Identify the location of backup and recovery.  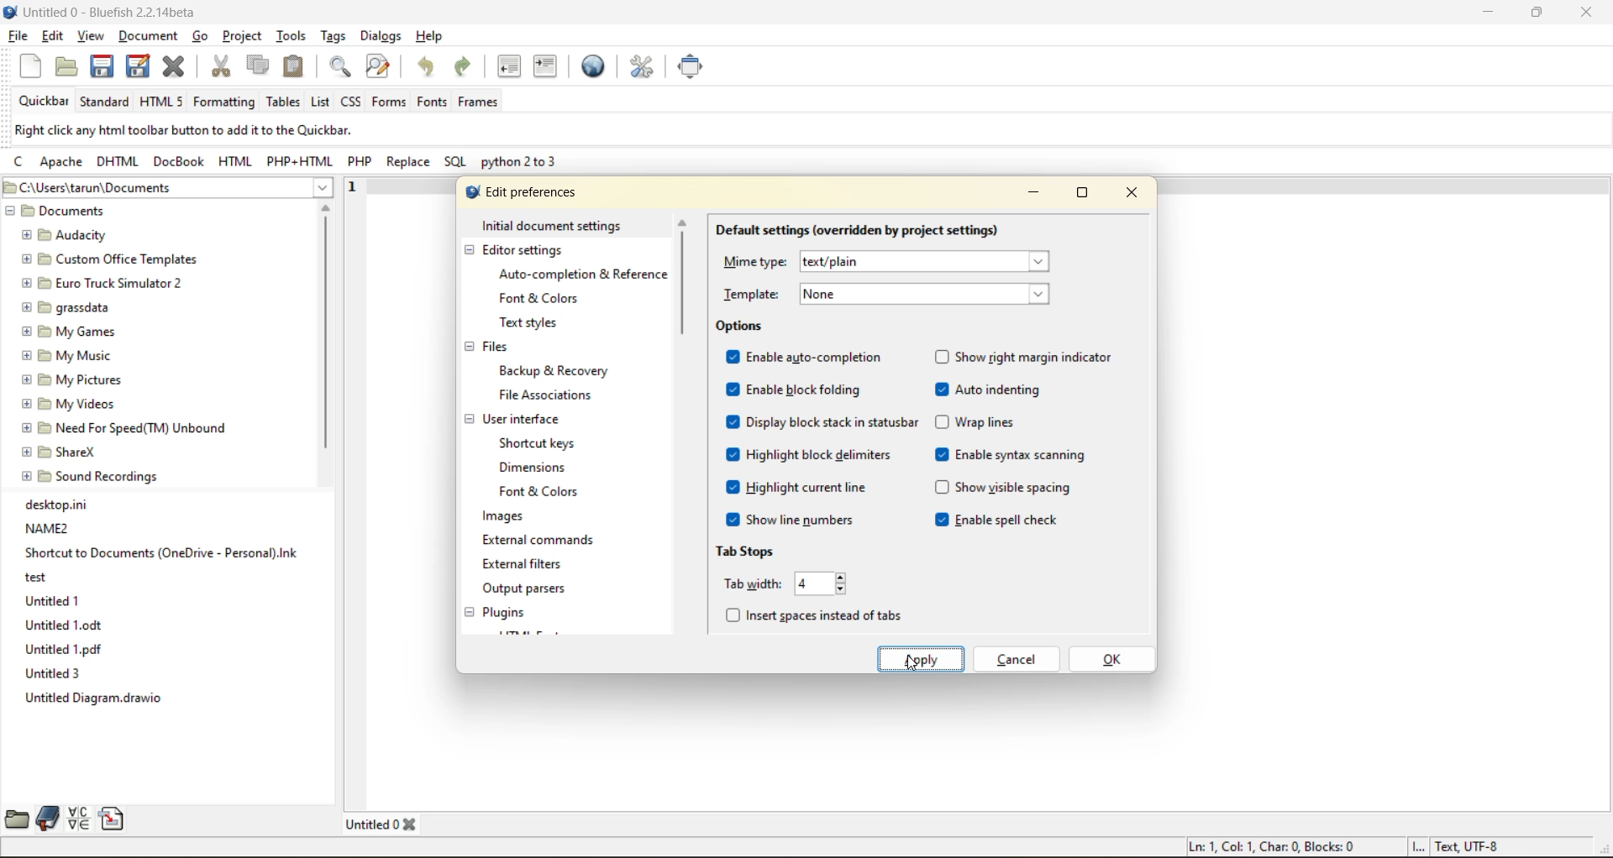
(558, 372).